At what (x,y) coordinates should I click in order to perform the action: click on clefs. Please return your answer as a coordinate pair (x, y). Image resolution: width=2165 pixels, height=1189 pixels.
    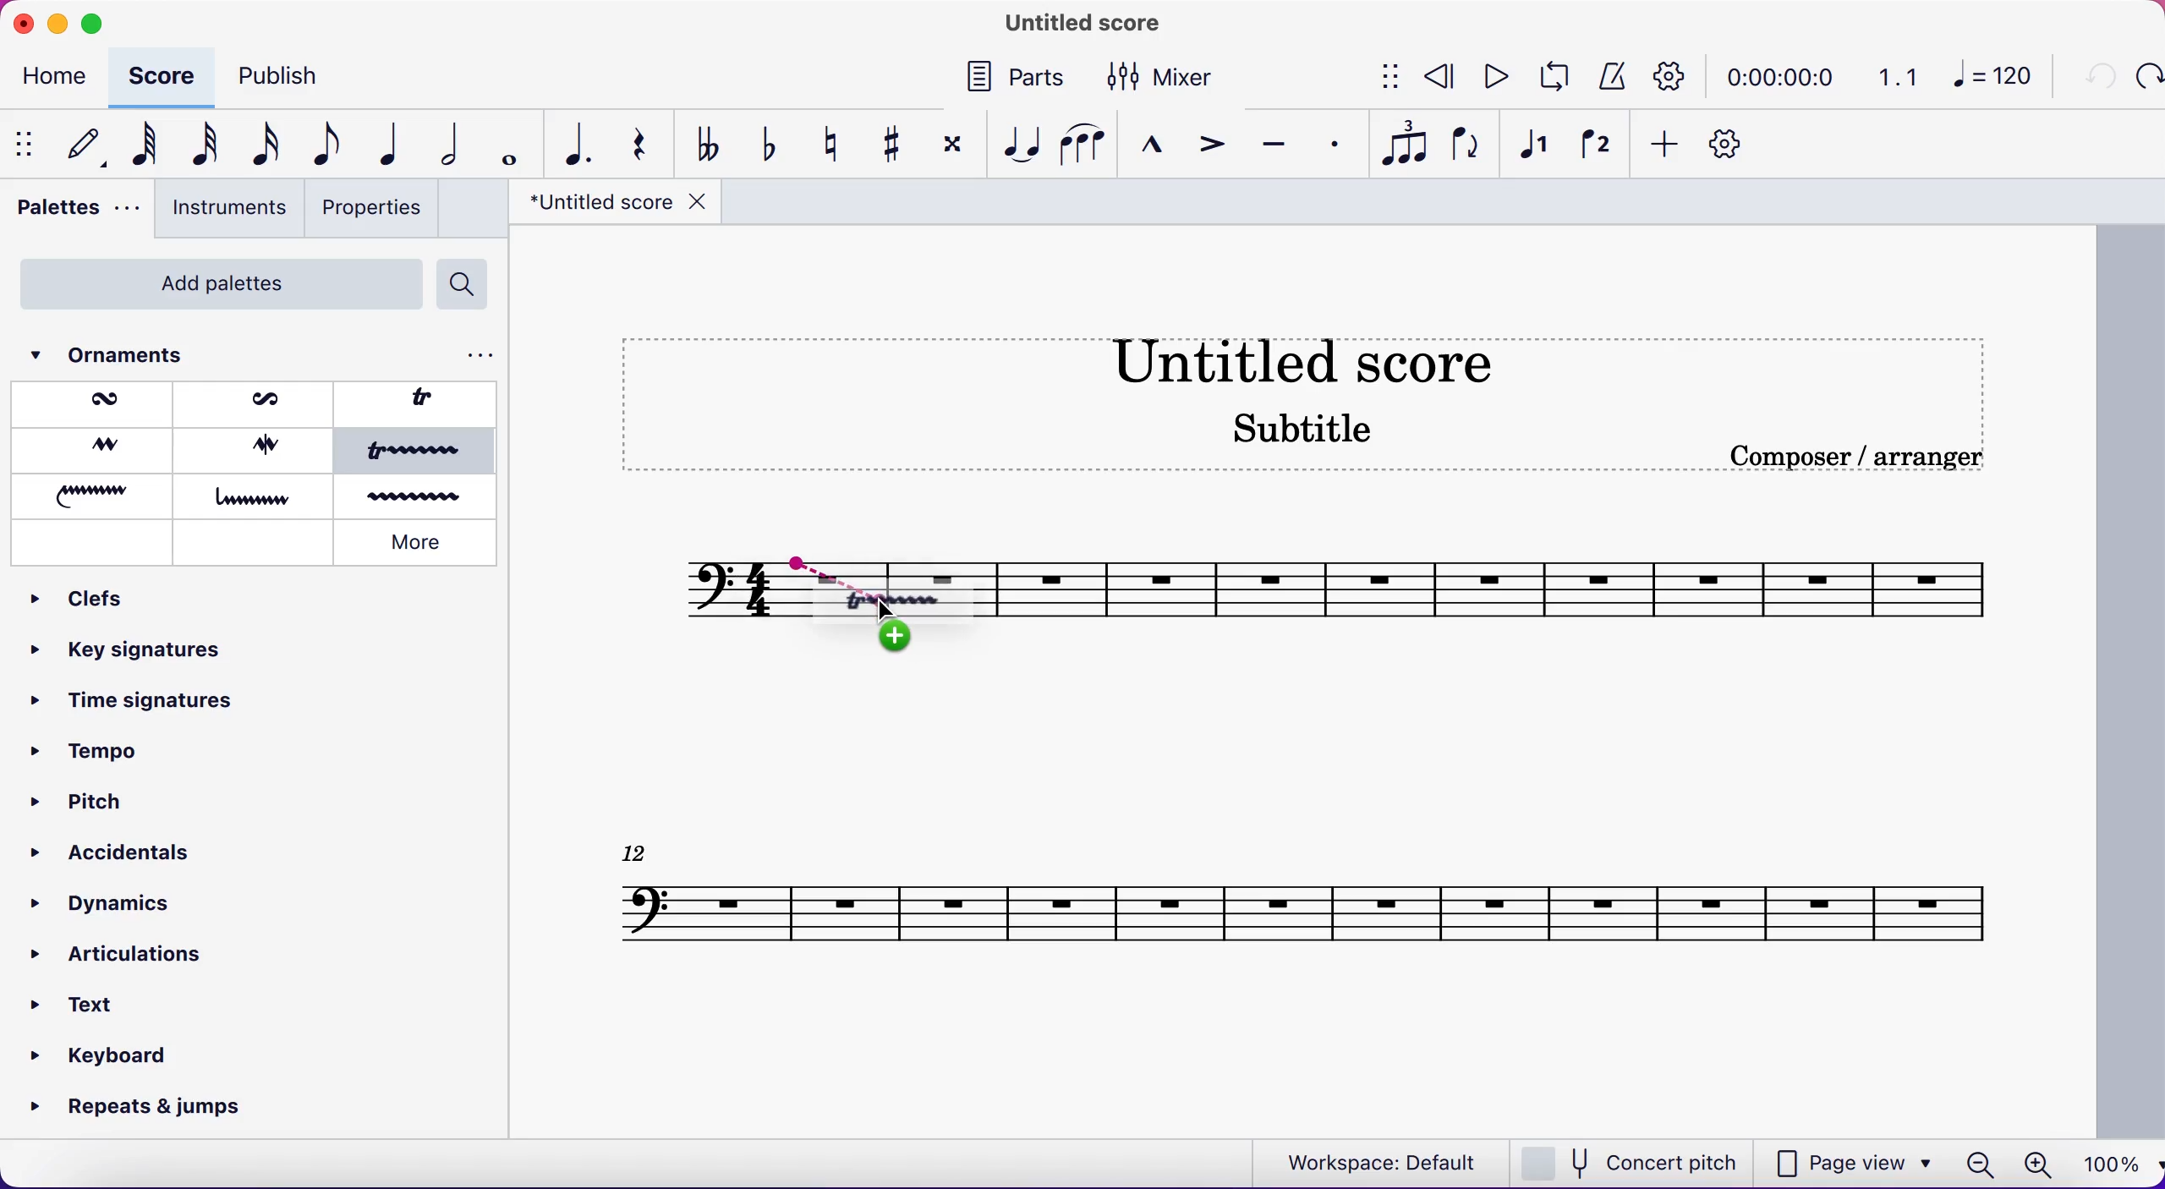
    Looking at the image, I should click on (96, 600).